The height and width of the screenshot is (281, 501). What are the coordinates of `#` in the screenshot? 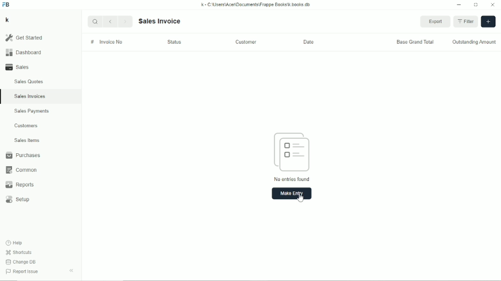 It's located at (93, 42).